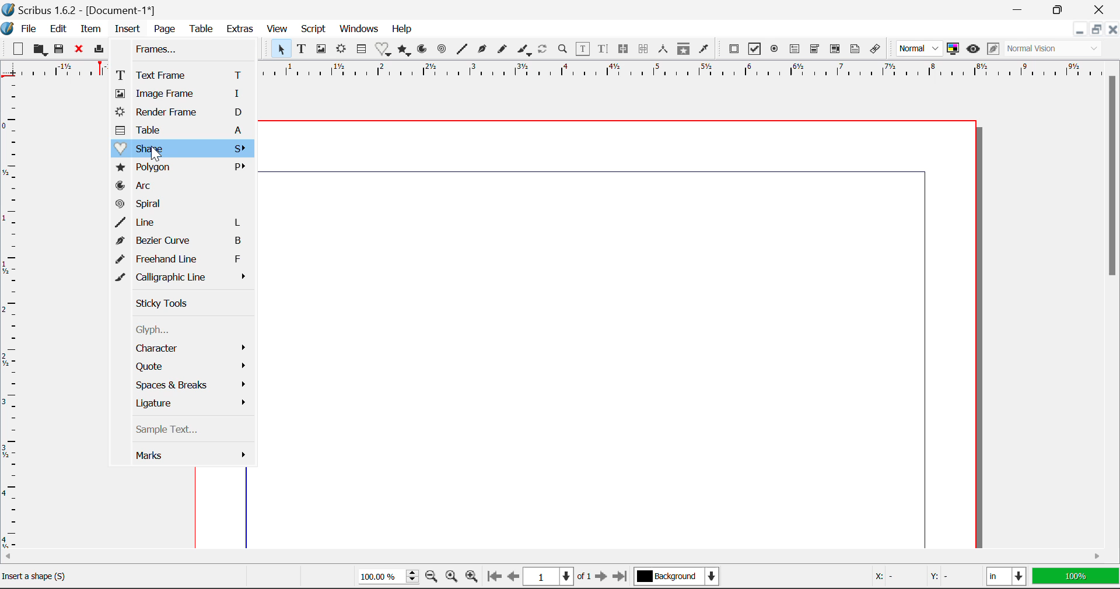  I want to click on Pdf Combo box, so click(815, 50).